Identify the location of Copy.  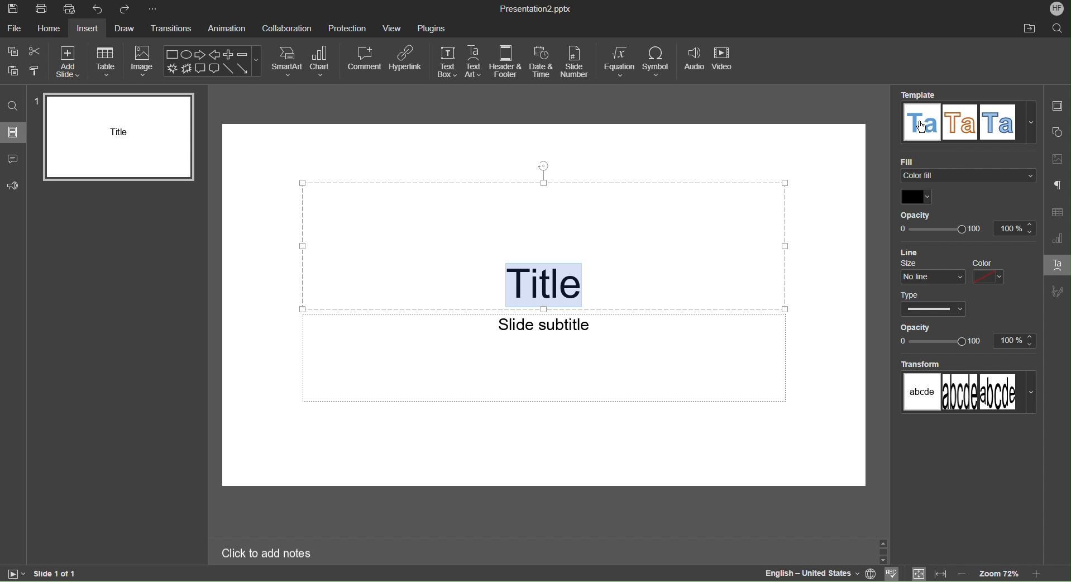
(11, 51).